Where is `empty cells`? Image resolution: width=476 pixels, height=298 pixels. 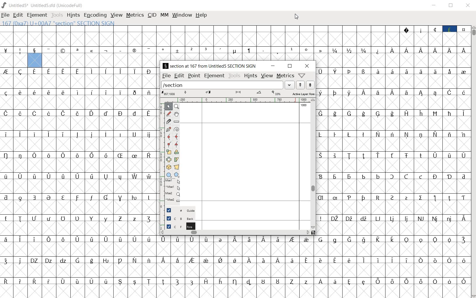
empty cells is located at coordinates (393, 61).